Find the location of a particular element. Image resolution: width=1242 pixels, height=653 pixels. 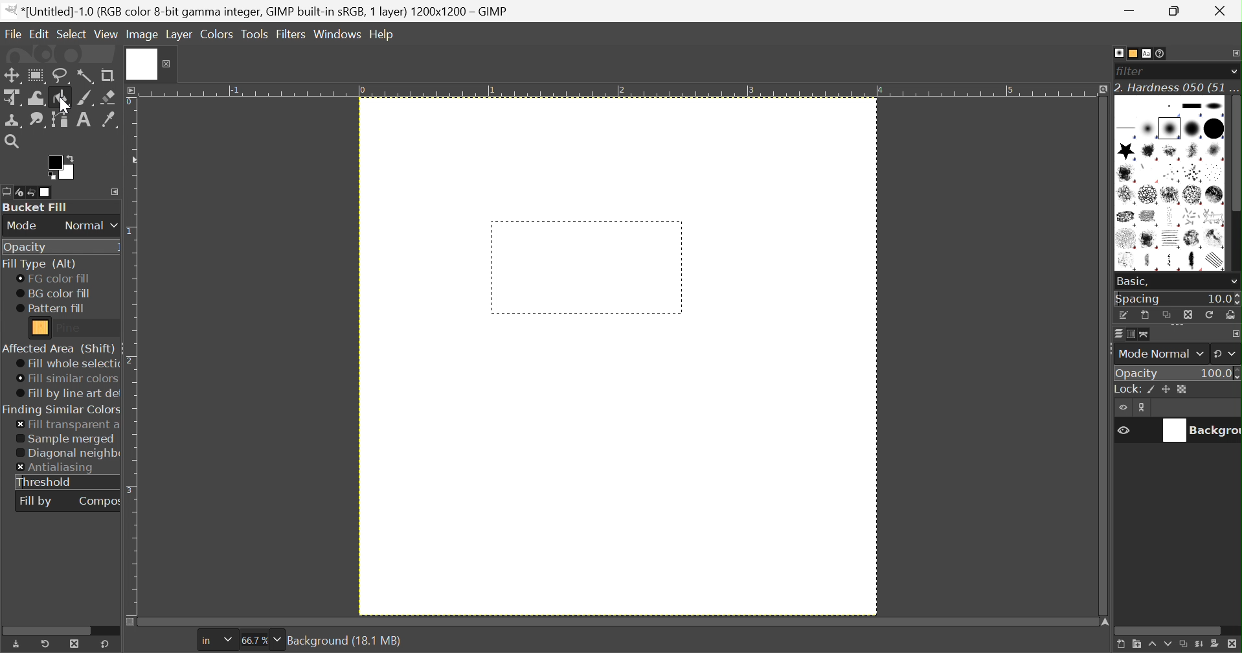

Grunge is located at coordinates (1149, 240).